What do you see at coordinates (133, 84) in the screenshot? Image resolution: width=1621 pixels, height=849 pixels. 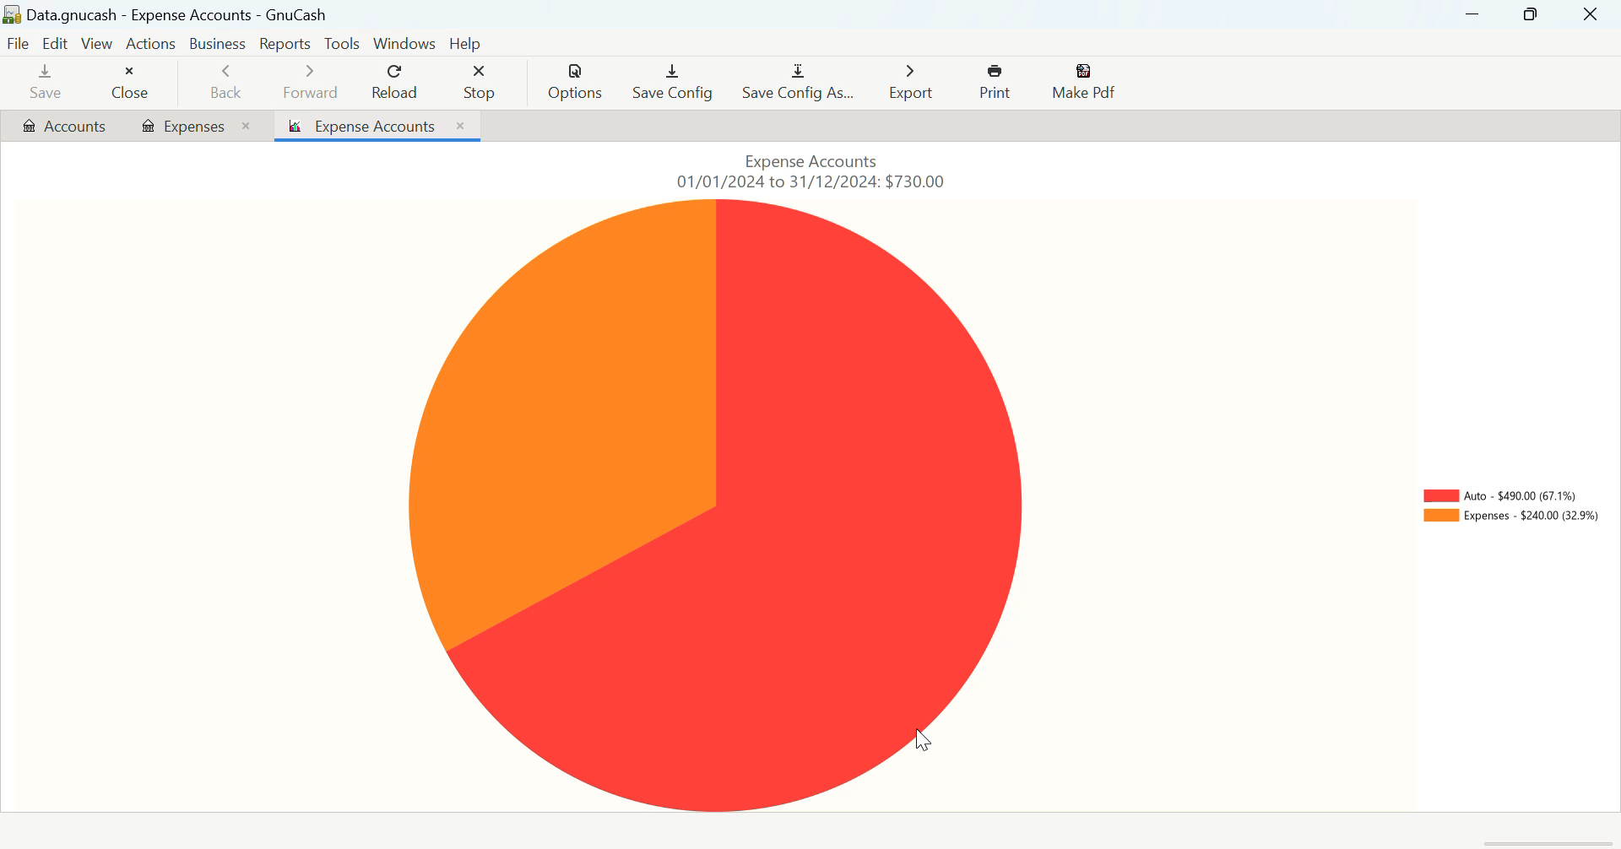 I see `Close` at bounding box center [133, 84].